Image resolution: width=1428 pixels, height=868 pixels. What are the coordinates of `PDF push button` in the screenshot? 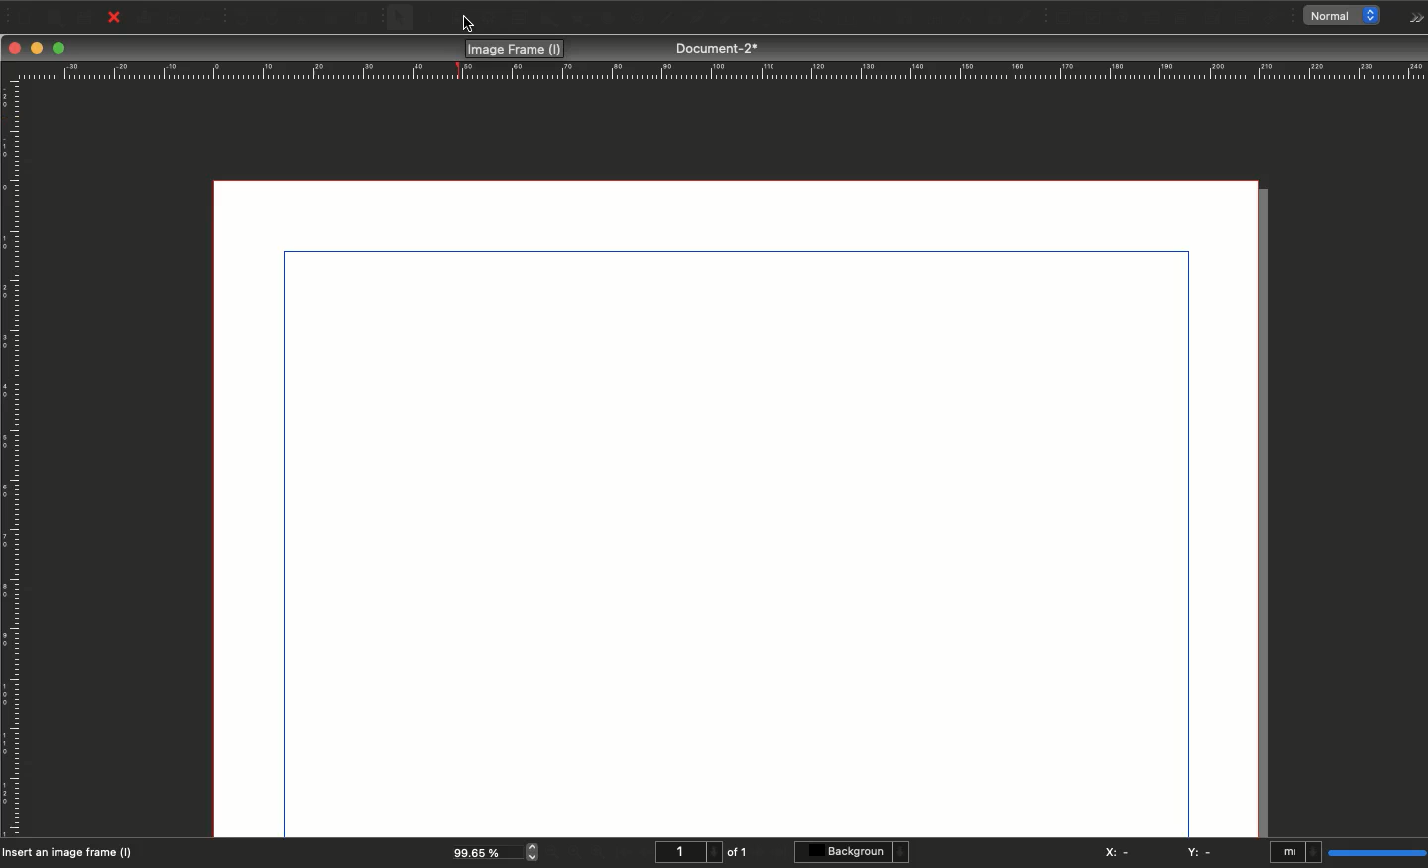 It's located at (1061, 17).